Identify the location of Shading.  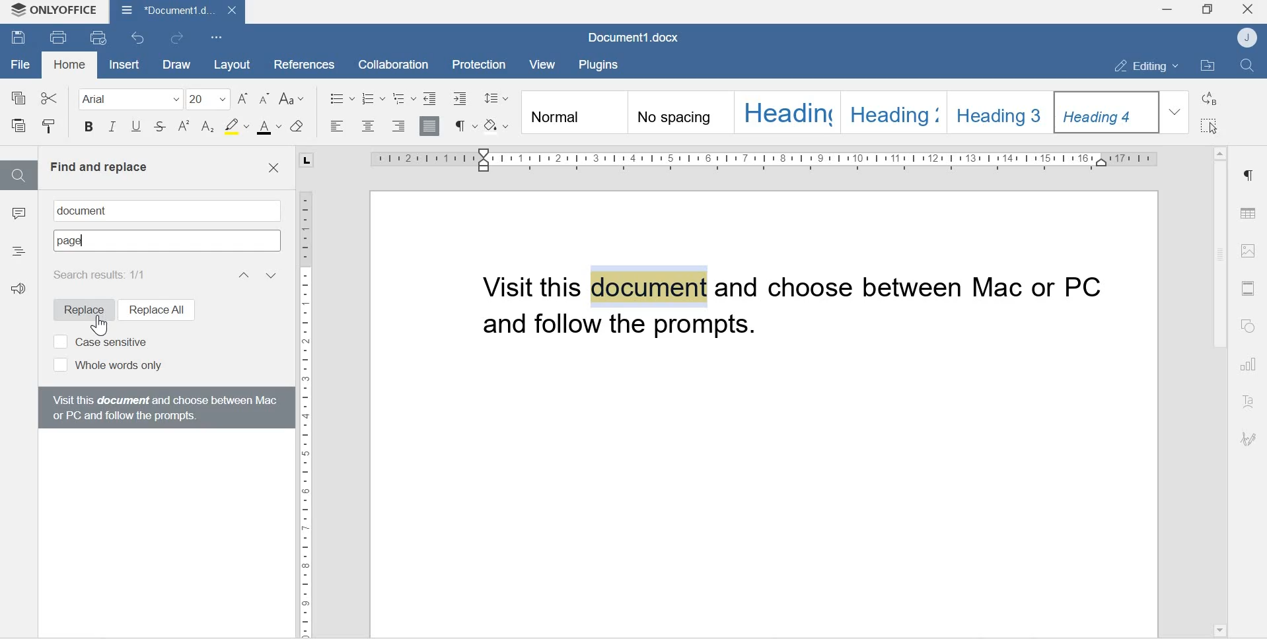
(499, 124).